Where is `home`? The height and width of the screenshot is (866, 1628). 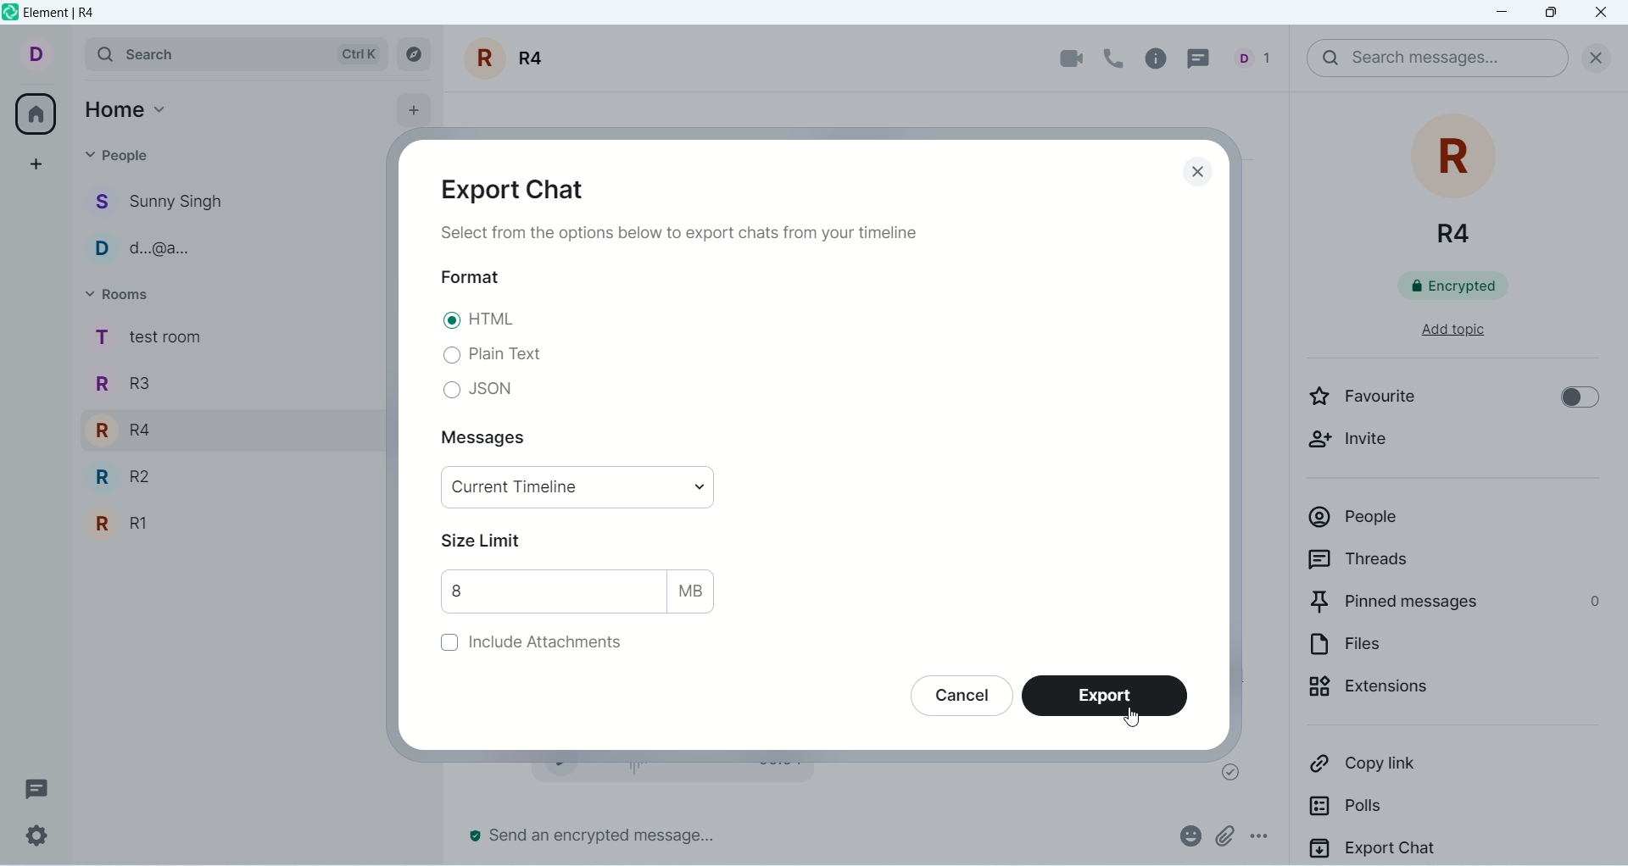 home is located at coordinates (128, 106).